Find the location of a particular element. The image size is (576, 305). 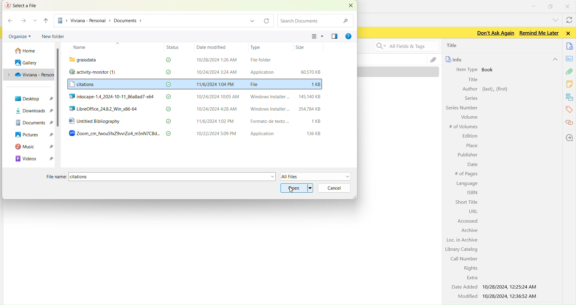

File folder is located at coordinates (259, 60).